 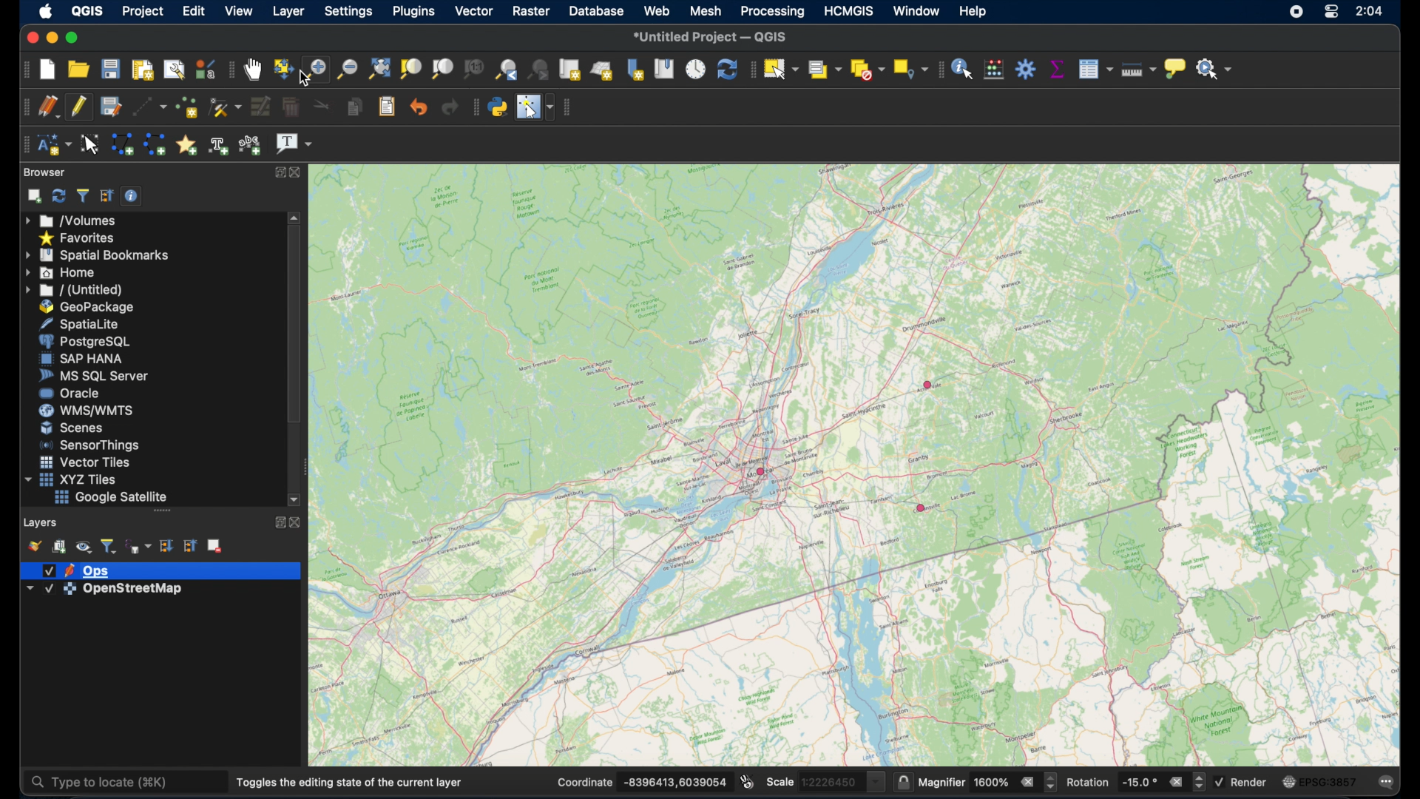 What do you see at coordinates (1175, 68) in the screenshot?
I see `show map tips` at bounding box center [1175, 68].